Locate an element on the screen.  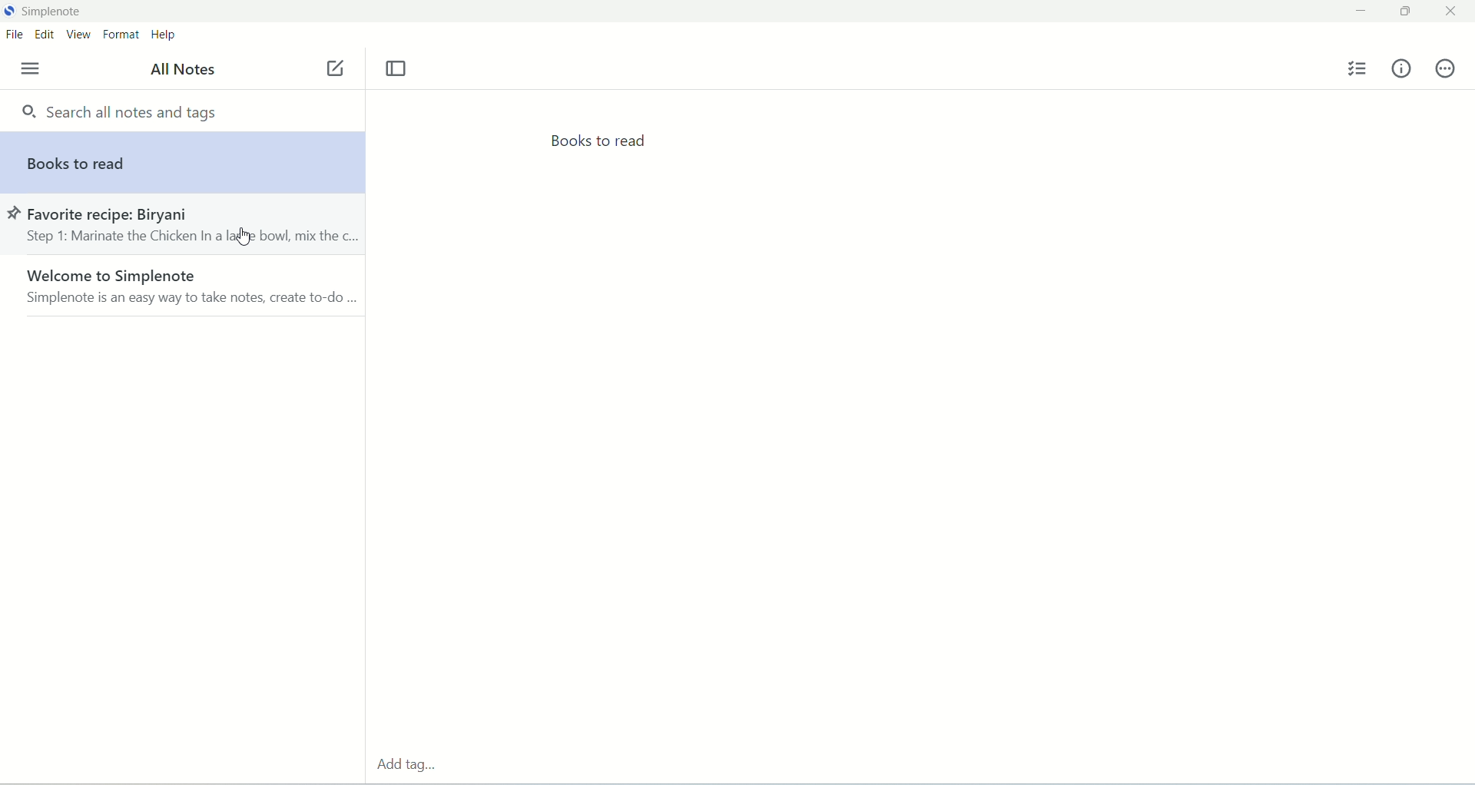
welcome to simplenote is located at coordinates (183, 288).